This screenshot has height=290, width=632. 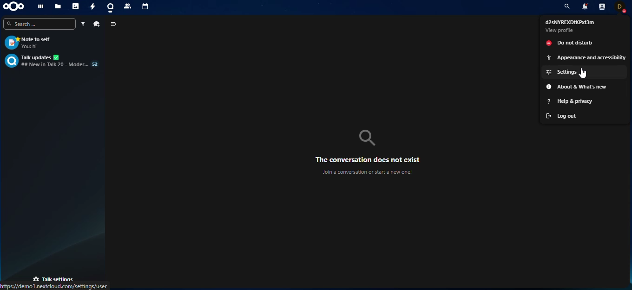 I want to click on account, so click(x=620, y=7).